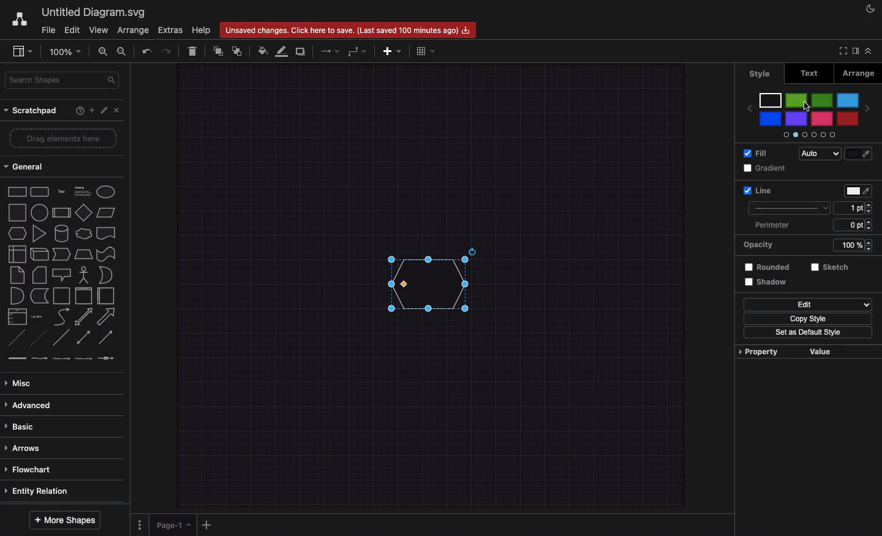 This screenshot has height=536, width=882. I want to click on Undo, so click(144, 51).